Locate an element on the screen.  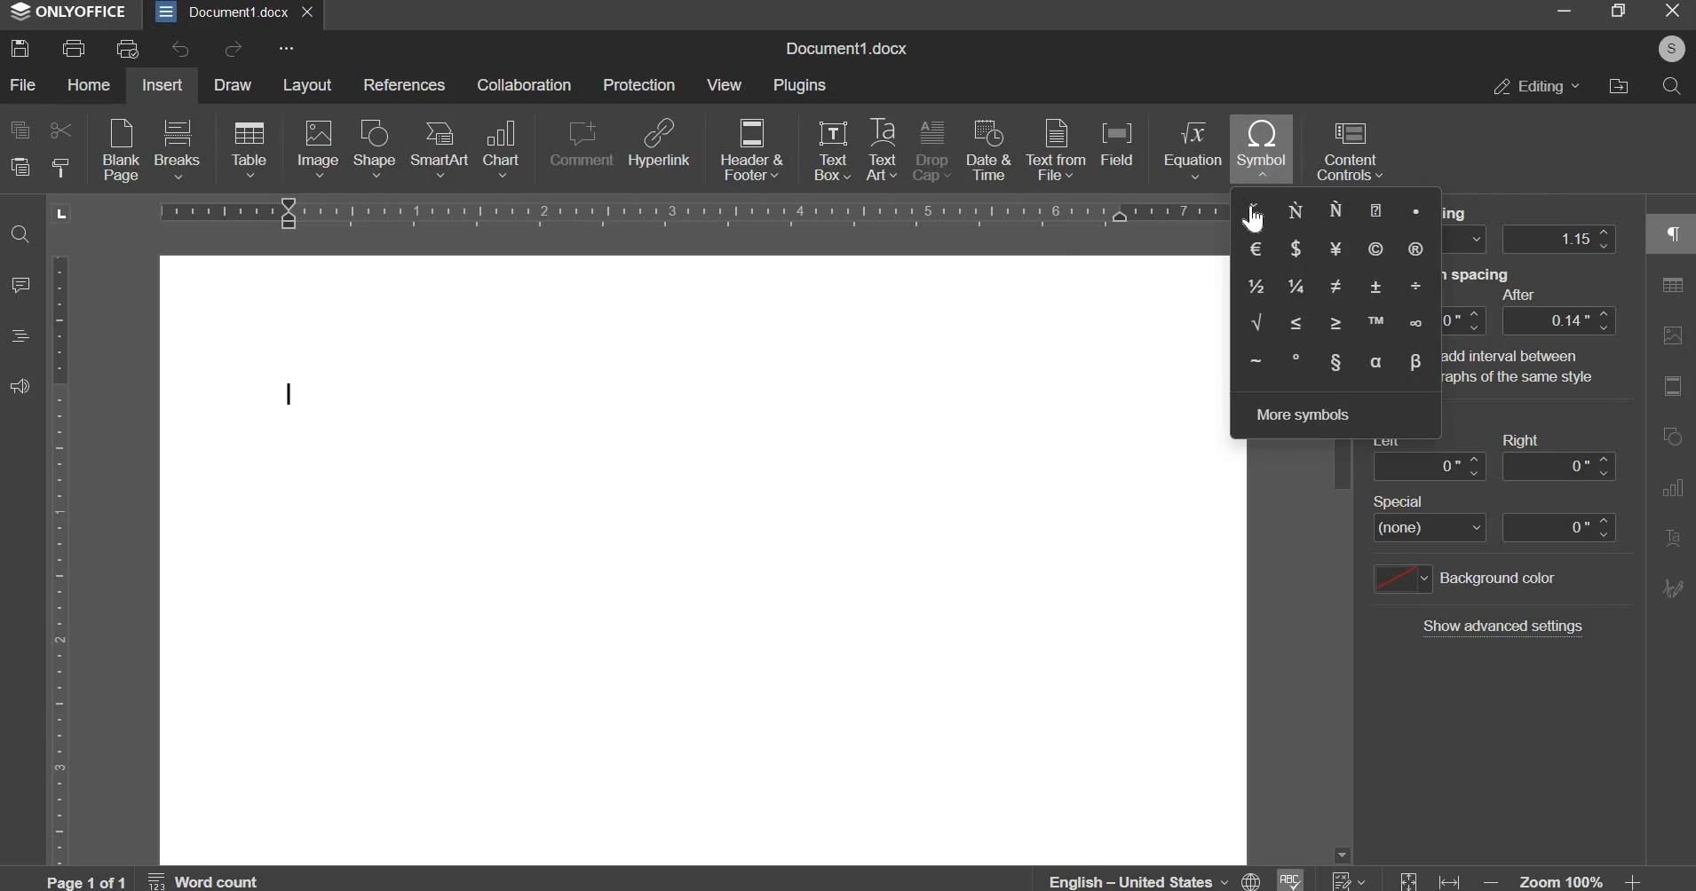
references is located at coordinates (405, 84).